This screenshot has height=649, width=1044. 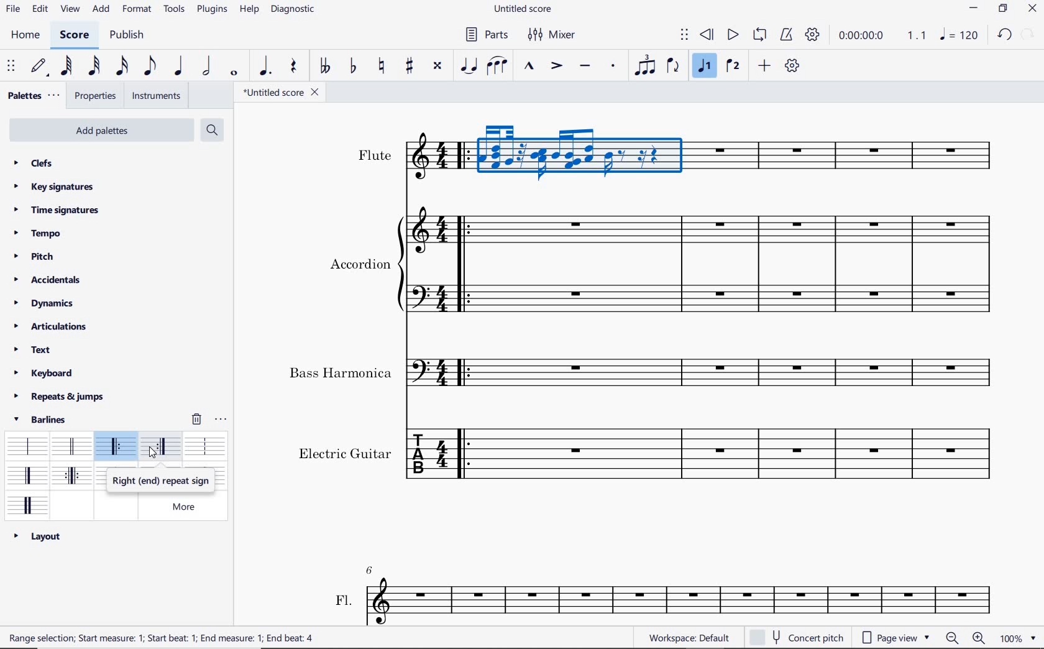 What do you see at coordinates (178, 67) in the screenshot?
I see `quarter note` at bounding box center [178, 67].